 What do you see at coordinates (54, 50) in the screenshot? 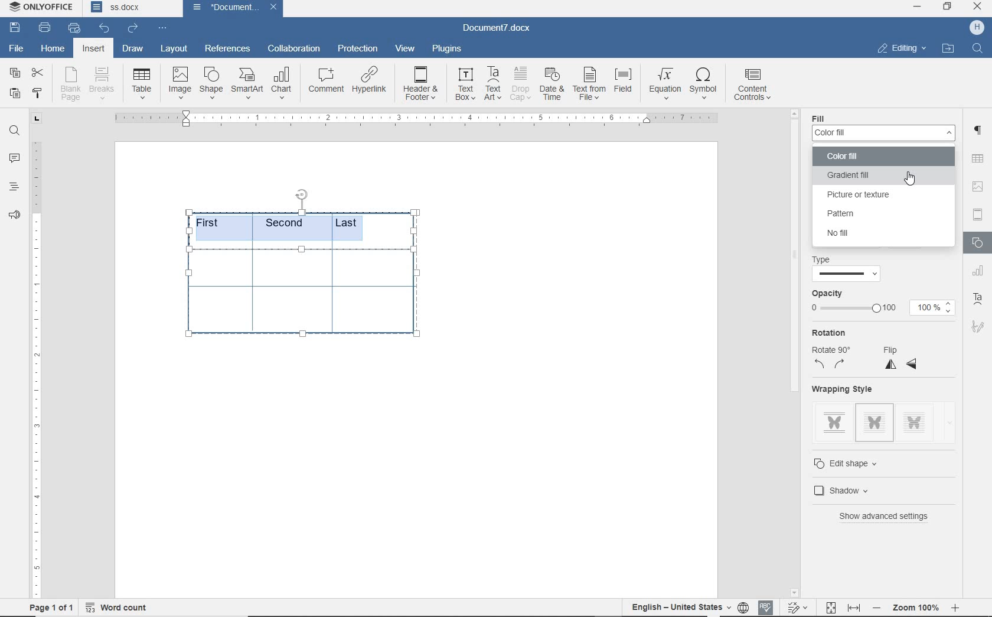
I see `home` at bounding box center [54, 50].